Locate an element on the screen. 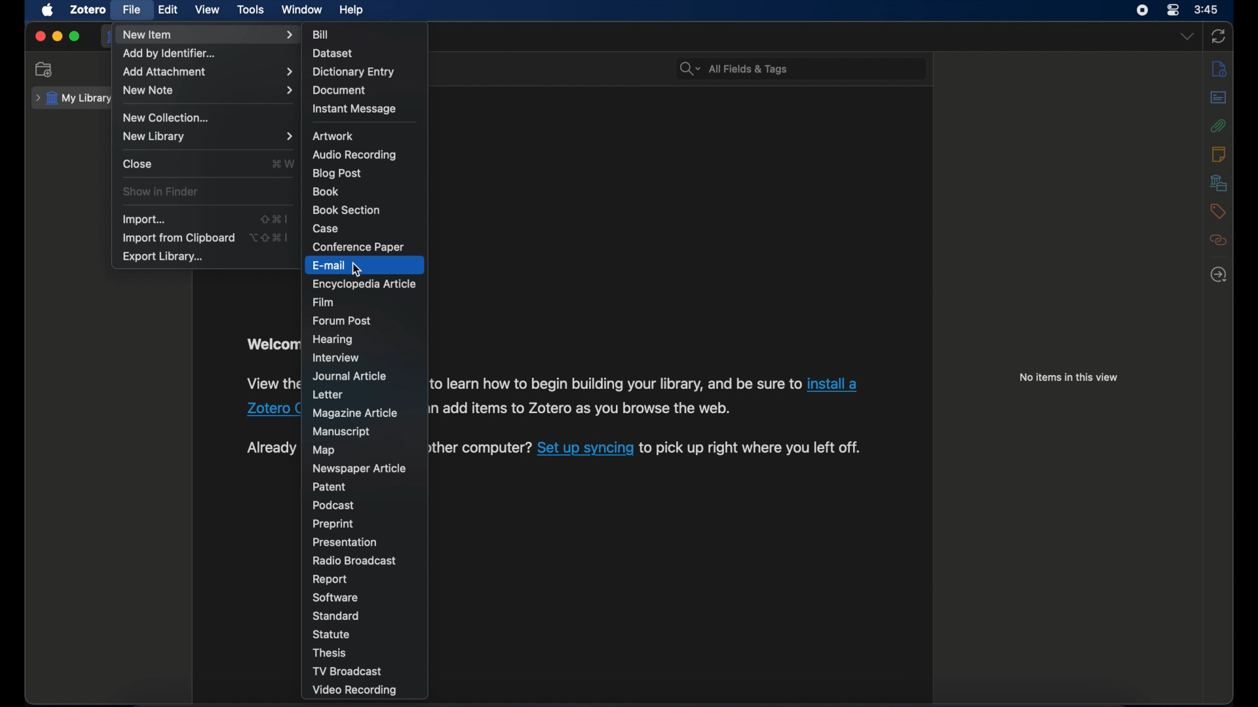 This screenshot has width=1258, height=707. video recording is located at coordinates (353, 690).